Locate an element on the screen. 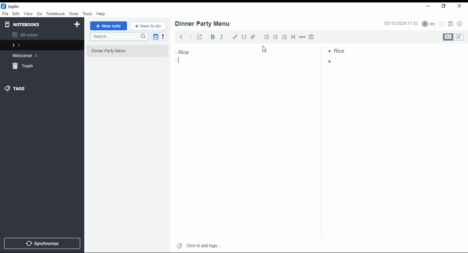 Image resolution: width=468 pixels, height=253 pixels. hyperlink is located at coordinates (235, 37).